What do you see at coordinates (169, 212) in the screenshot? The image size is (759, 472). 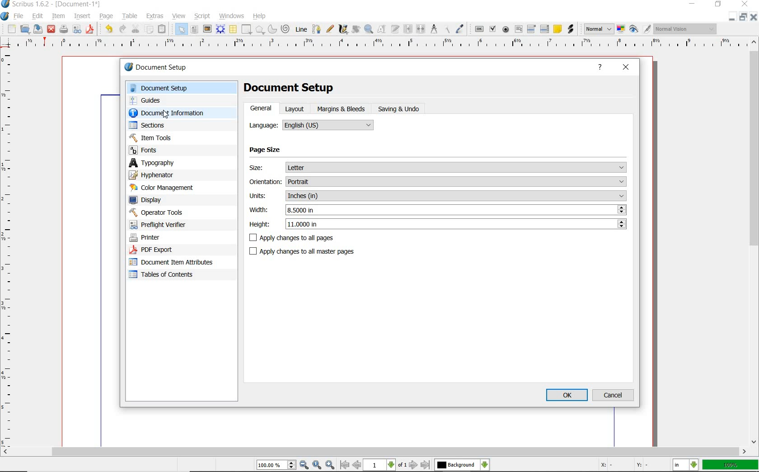 I see `operator tools` at bounding box center [169, 212].